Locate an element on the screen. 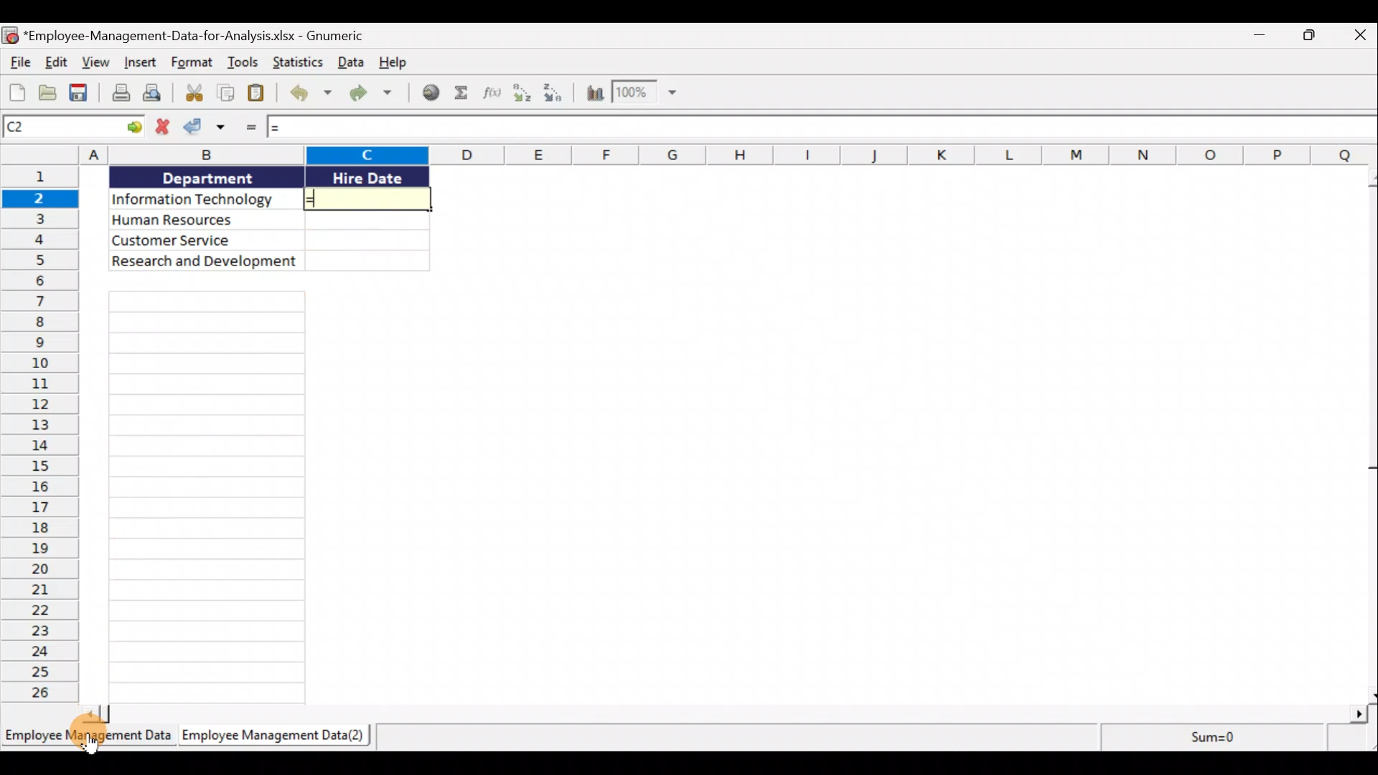 Image resolution: width=1378 pixels, height=775 pixels. cursor is located at coordinates (90, 744).